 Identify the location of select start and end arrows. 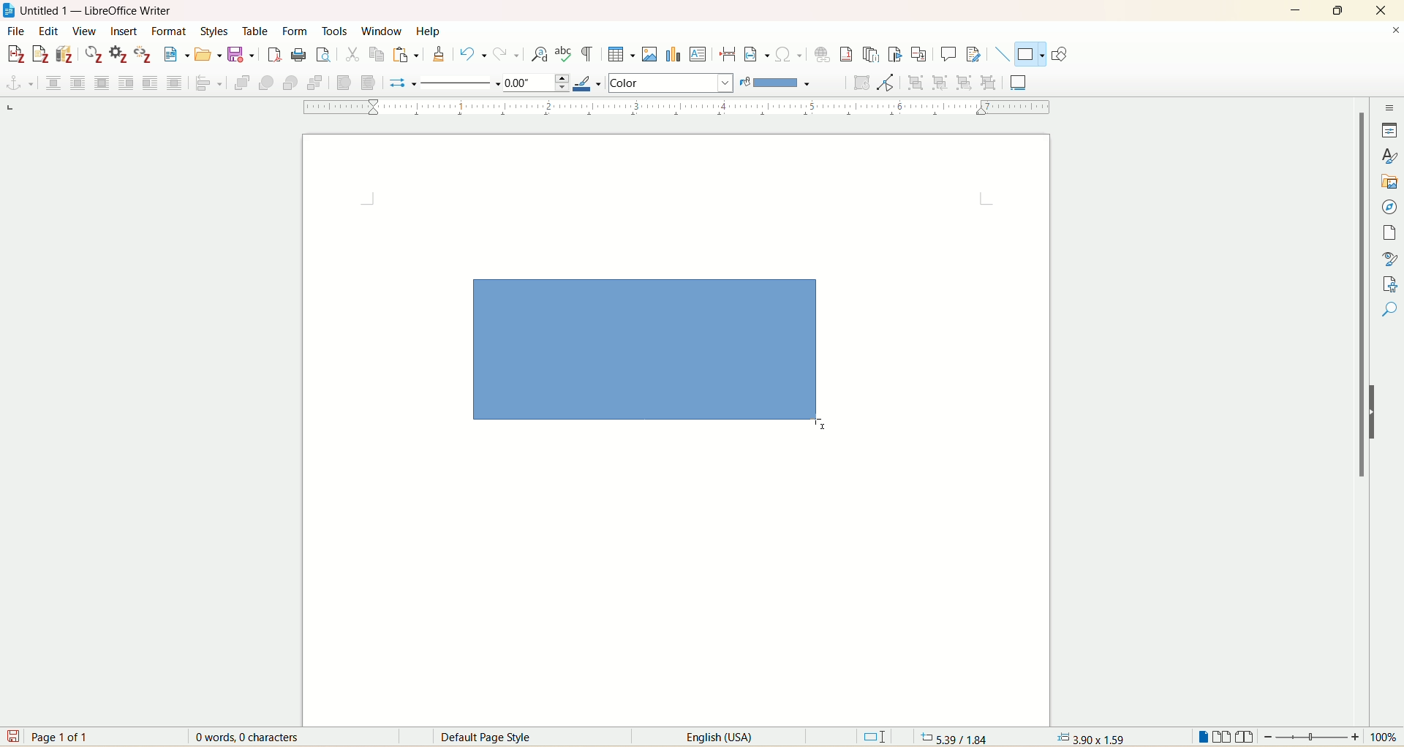
(404, 83).